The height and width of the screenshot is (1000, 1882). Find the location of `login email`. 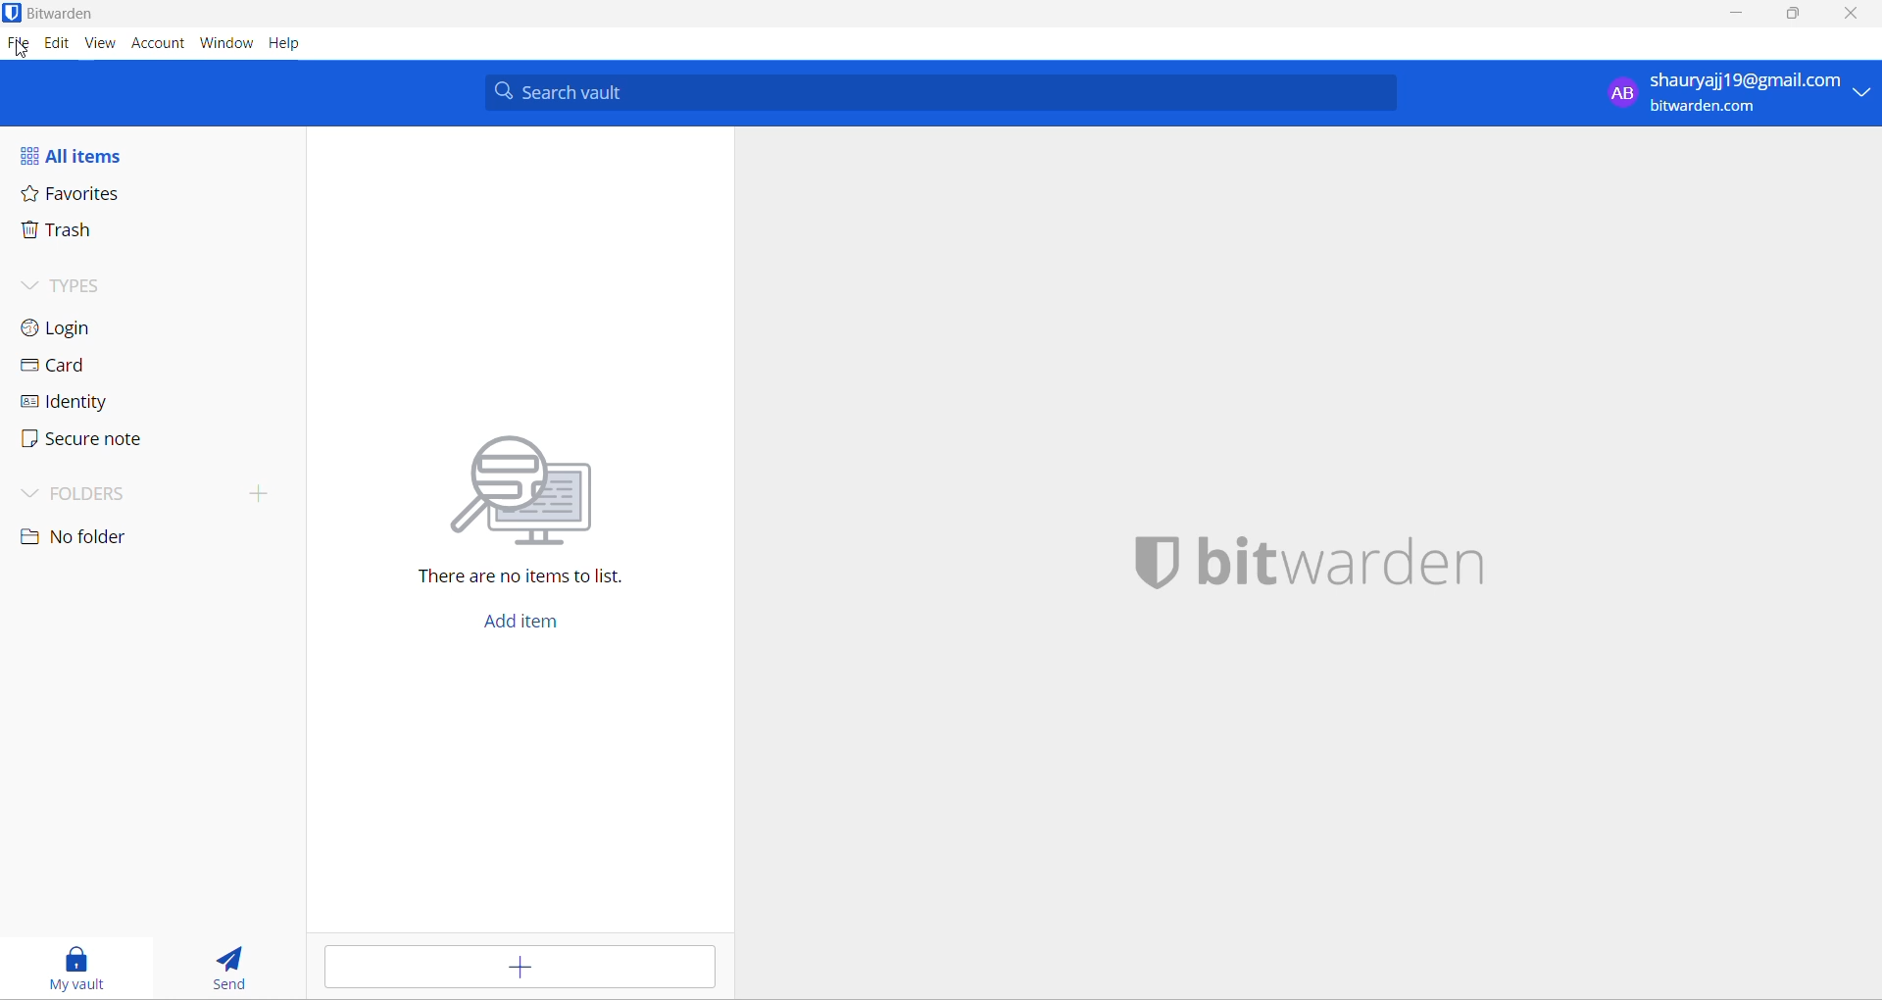

login email is located at coordinates (1733, 93).